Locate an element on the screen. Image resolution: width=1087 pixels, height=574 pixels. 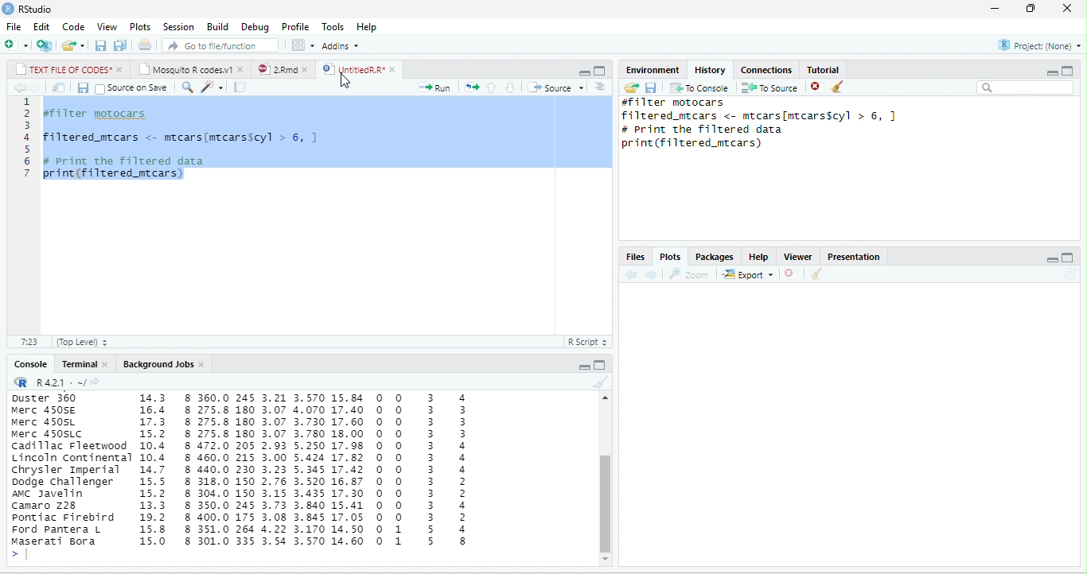
search bar is located at coordinates (1025, 87).